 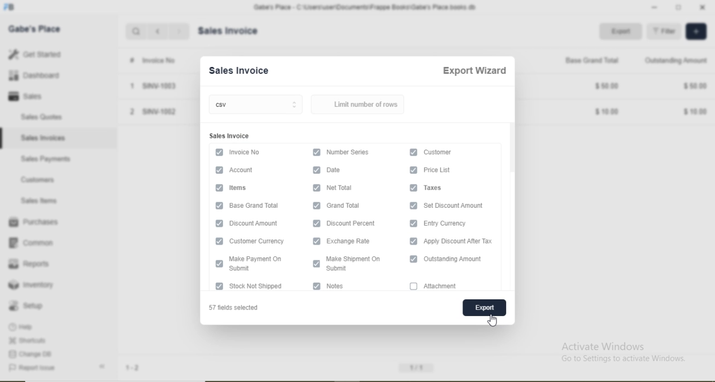 I want to click on = Filter, so click(x=664, y=32).